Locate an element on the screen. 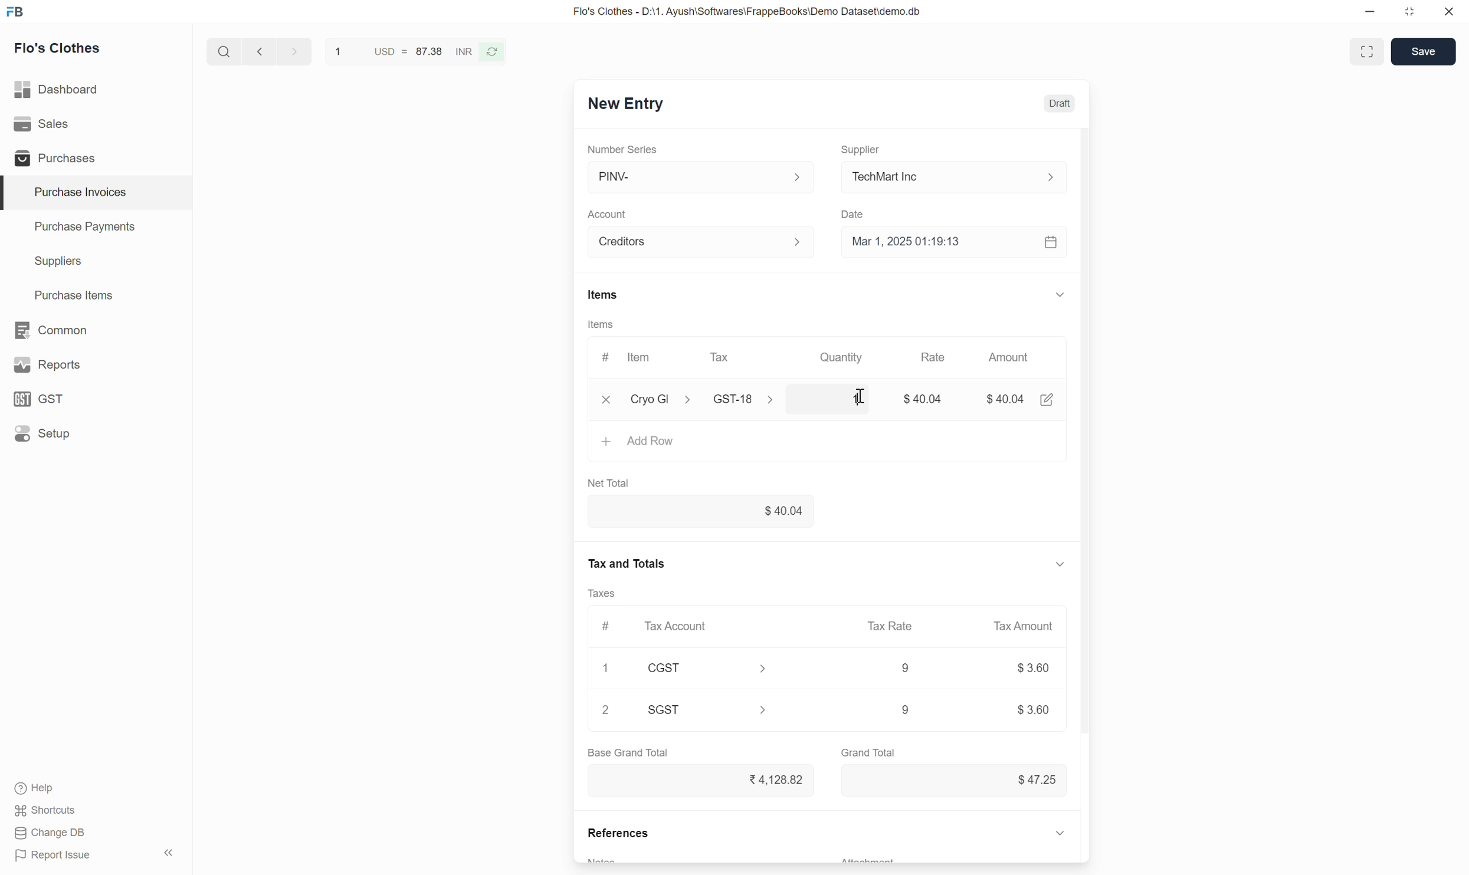 This screenshot has height=875, width=1469. Tax Account is located at coordinates (680, 625).